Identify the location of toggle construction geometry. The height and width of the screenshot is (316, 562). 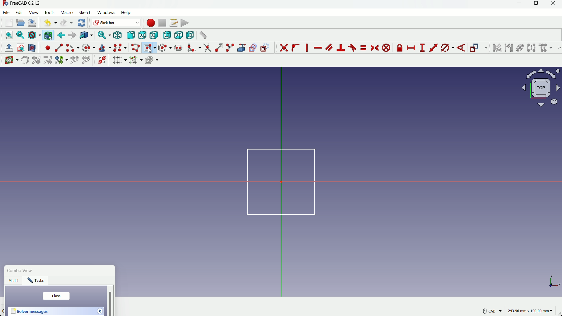
(265, 47).